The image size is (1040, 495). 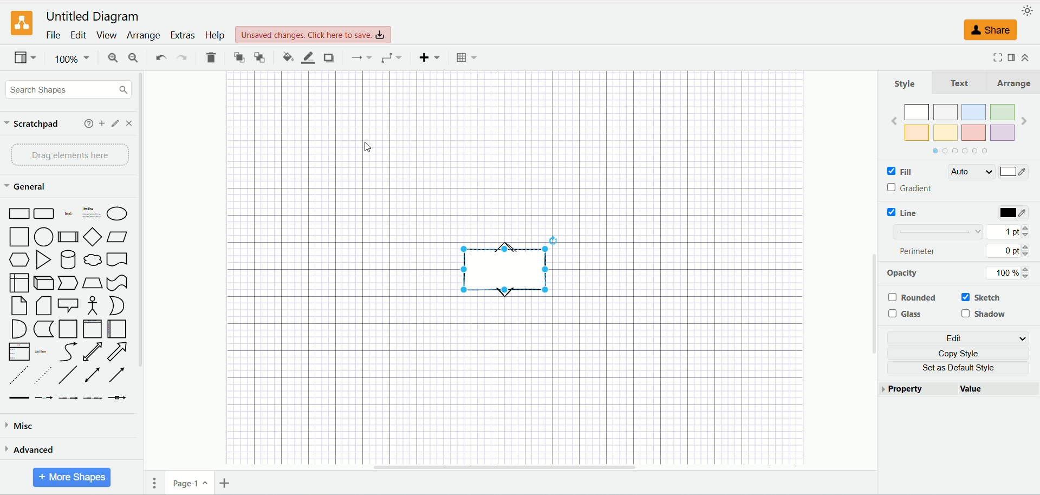 I want to click on edit, so click(x=959, y=338).